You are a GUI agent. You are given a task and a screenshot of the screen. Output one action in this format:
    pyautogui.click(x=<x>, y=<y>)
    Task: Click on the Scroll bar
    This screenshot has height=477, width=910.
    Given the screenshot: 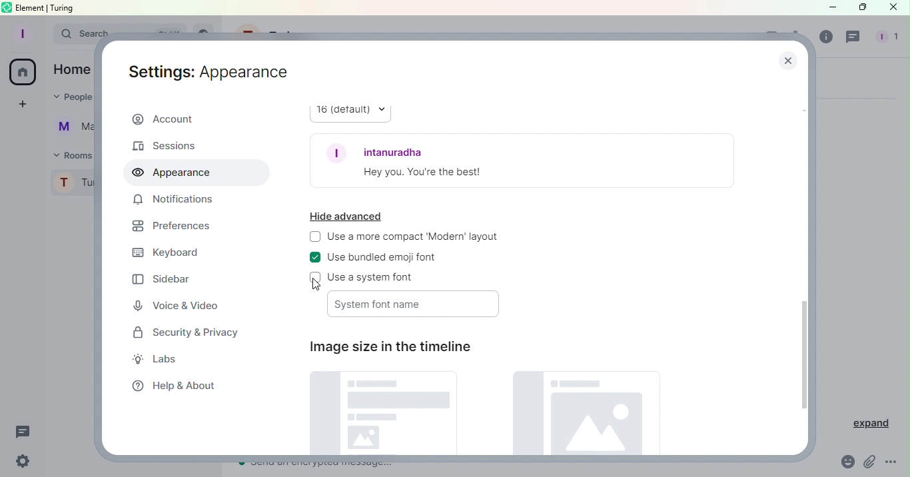 What is the action you would take?
    pyautogui.click(x=805, y=259)
    